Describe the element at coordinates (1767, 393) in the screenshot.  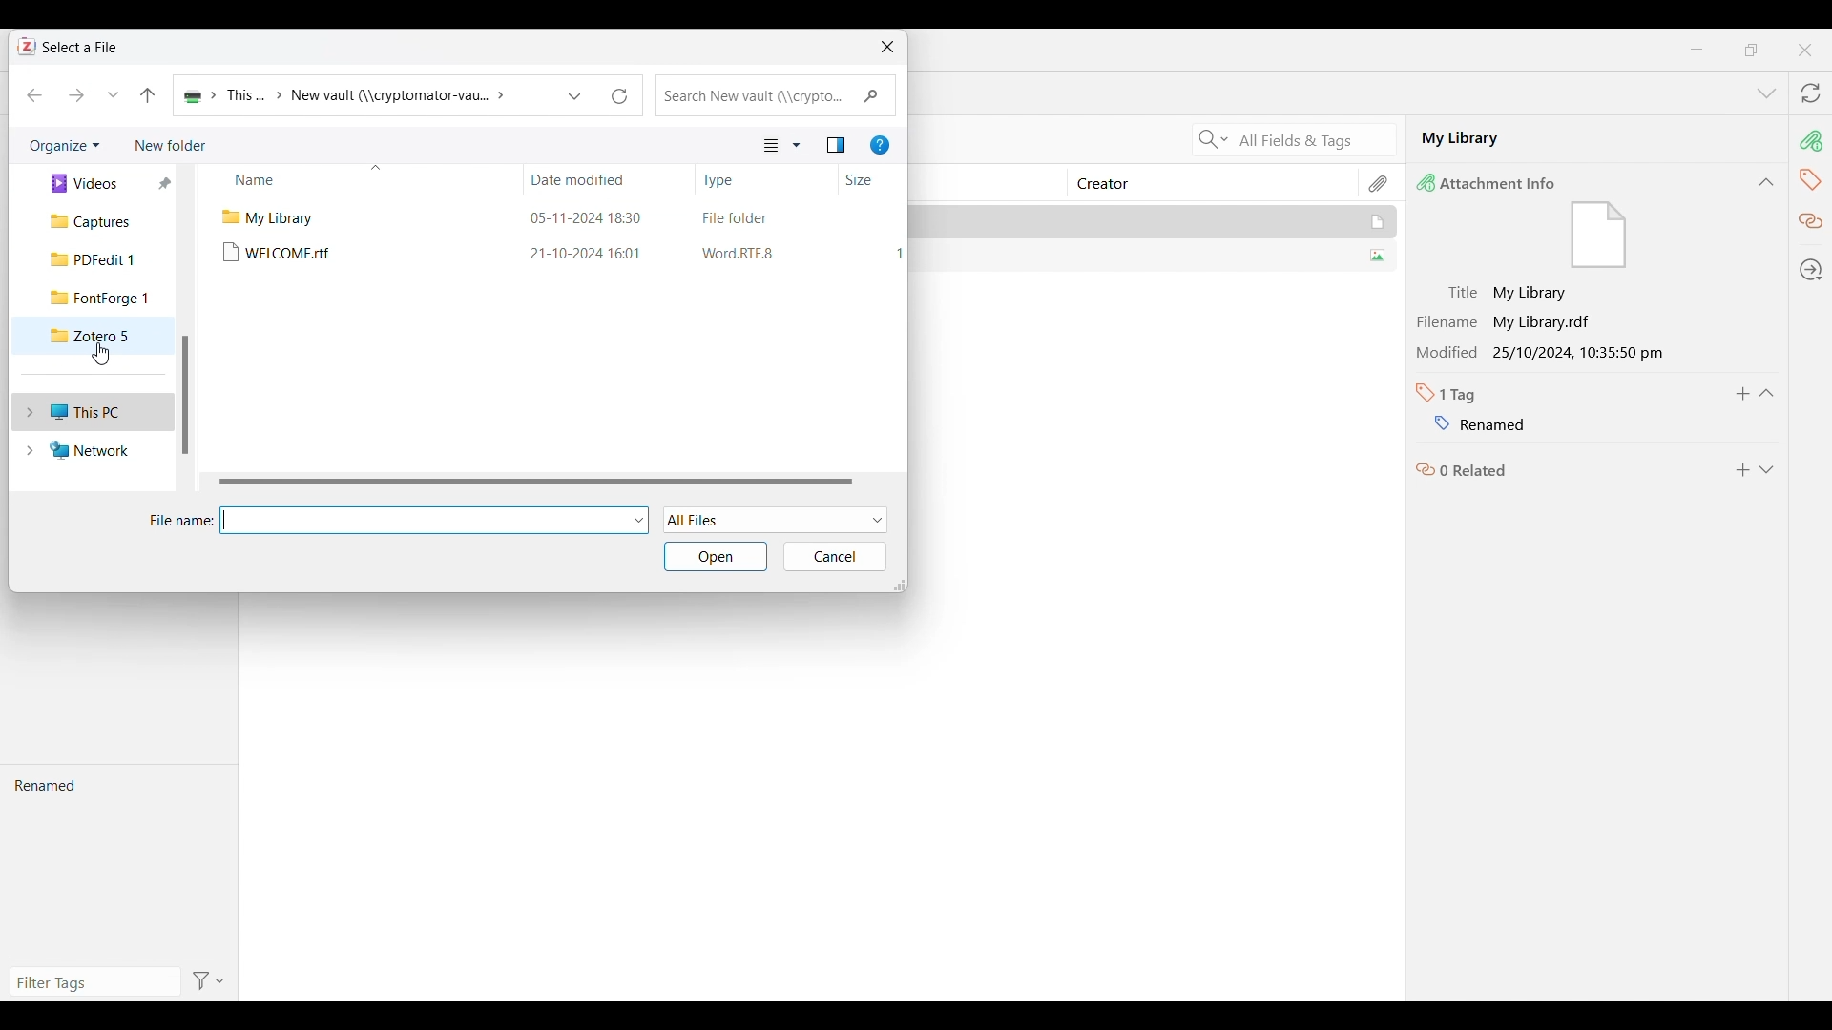
I see `Collapse` at that location.